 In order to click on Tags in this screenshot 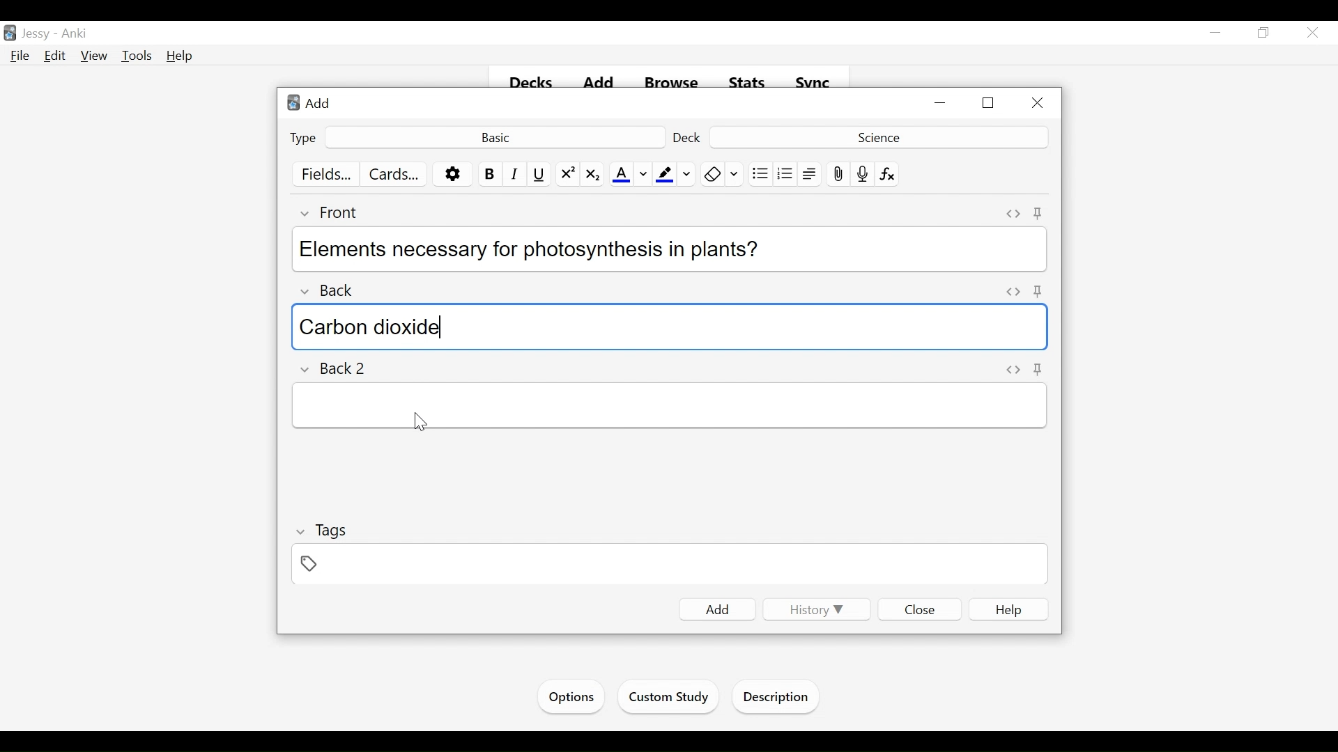, I will do `click(323, 531)`.